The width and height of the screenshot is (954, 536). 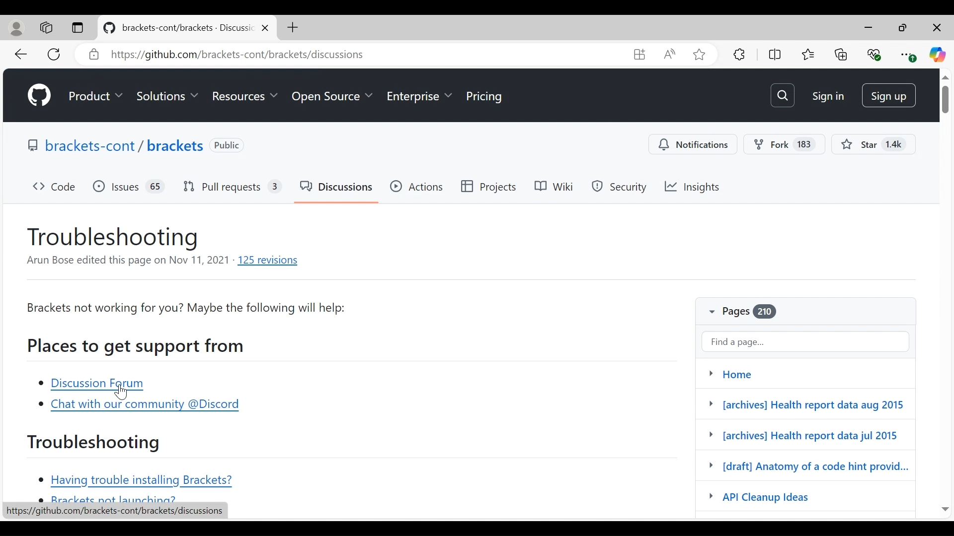 What do you see at coordinates (739, 53) in the screenshot?
I see `Extensions` at bounding box center [739, 53].